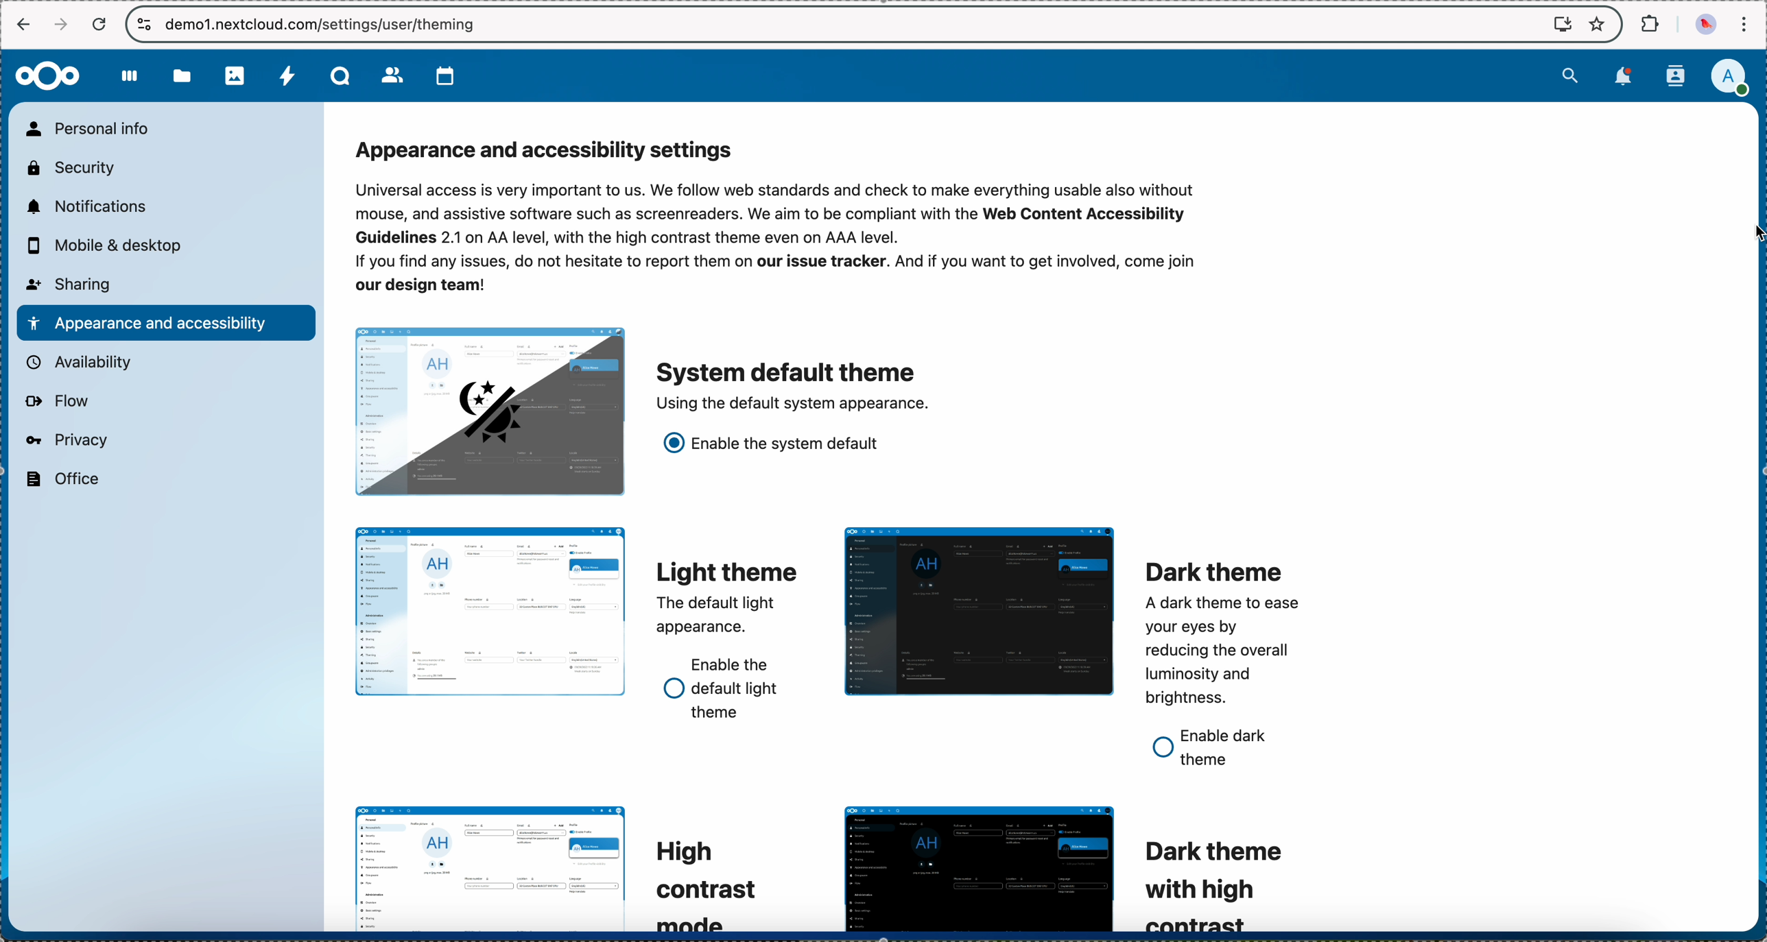  What do you see at coordinates (723, 688) in the screenshot?
I see `enable the default light theme option` at bounding box center [723, 688].